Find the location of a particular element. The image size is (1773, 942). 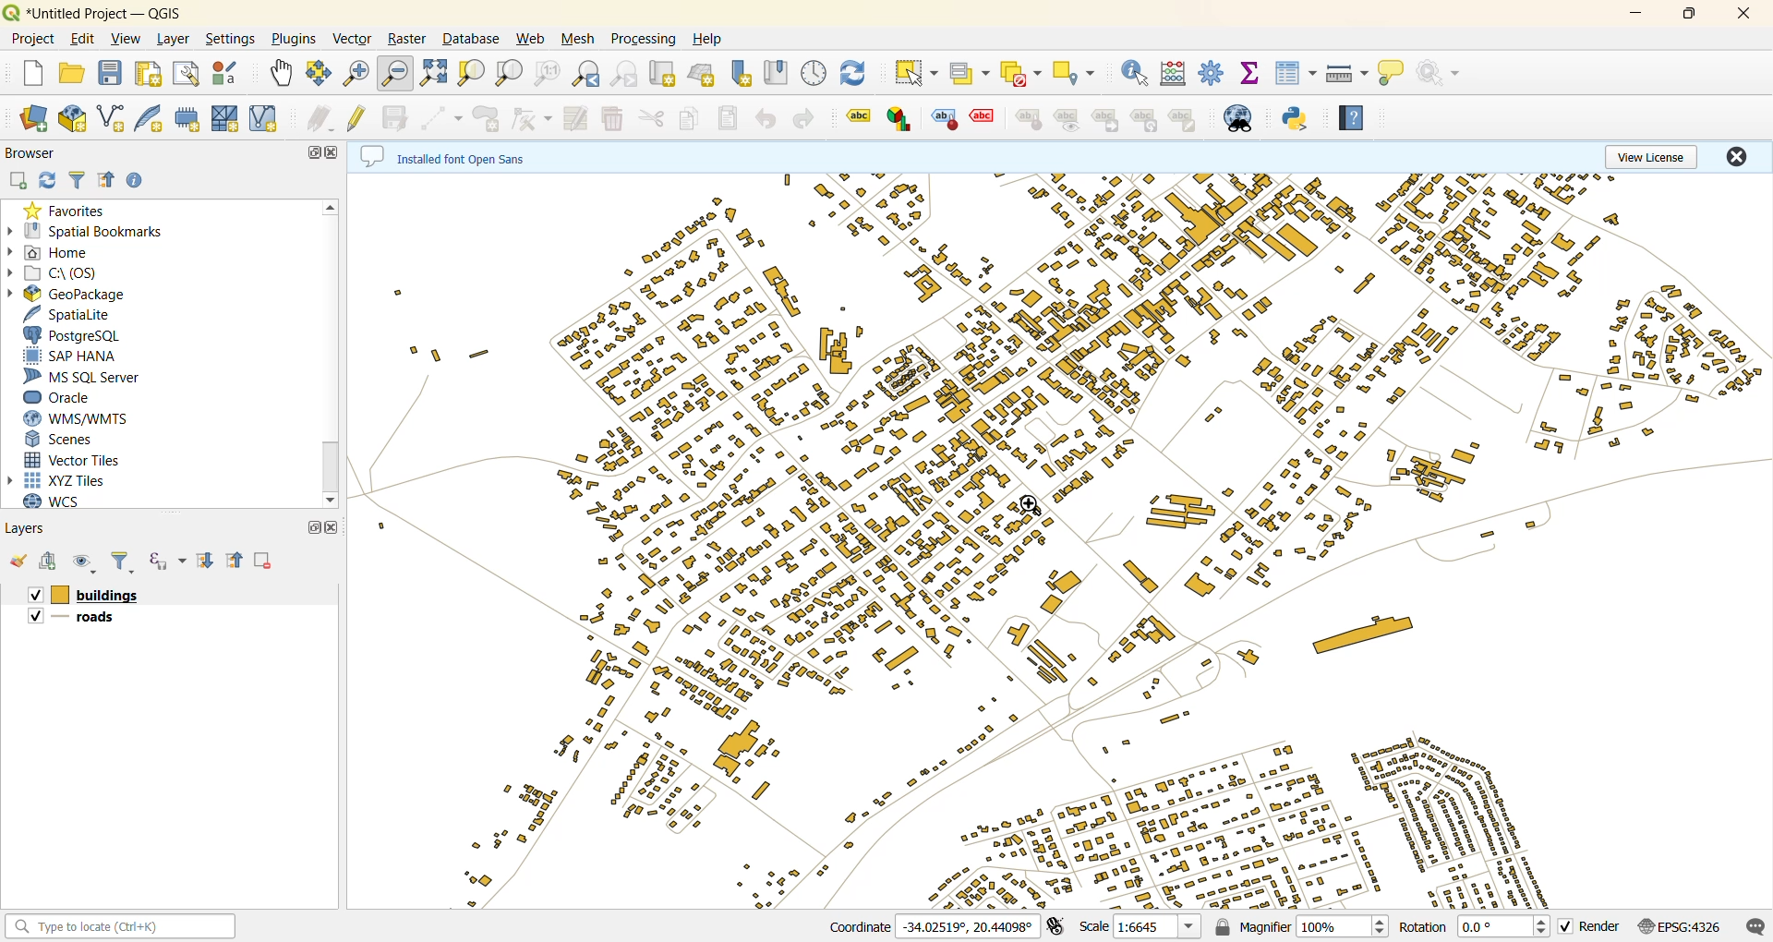

zoom next is located at coordinates (626, 73).